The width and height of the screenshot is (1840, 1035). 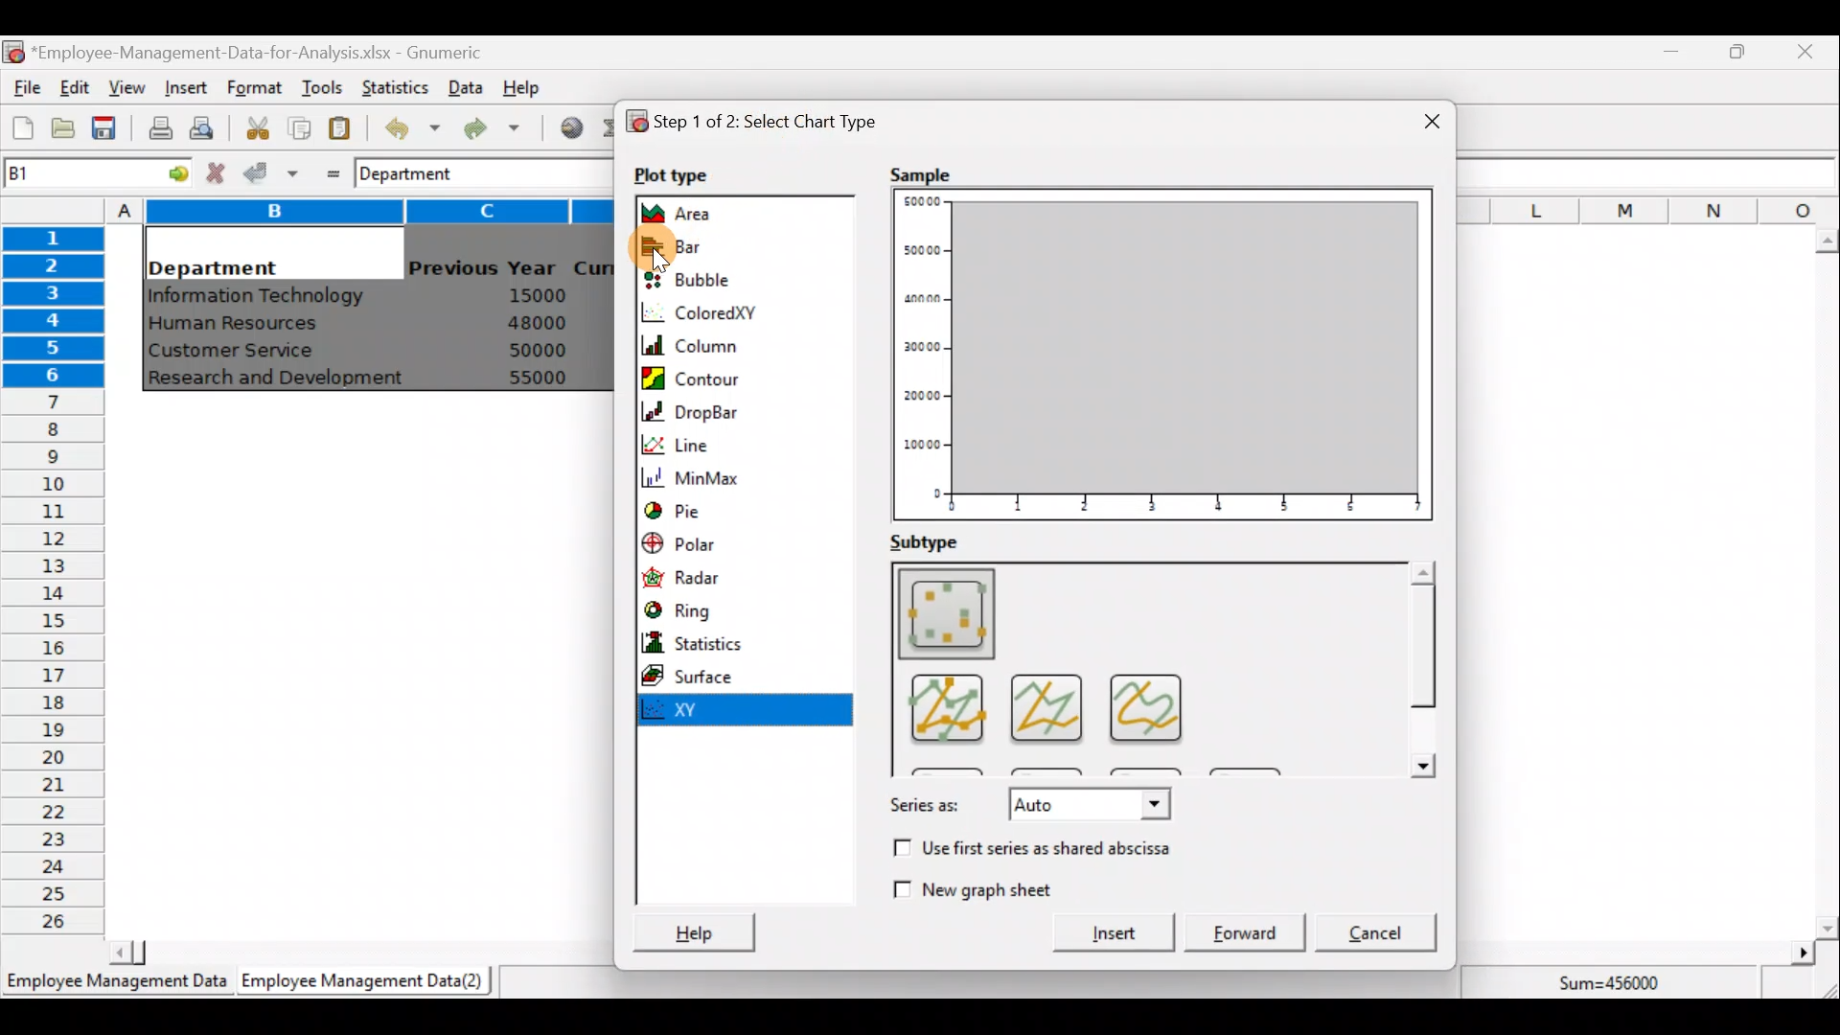 I want to click on Help, so click(x=691, y=930).